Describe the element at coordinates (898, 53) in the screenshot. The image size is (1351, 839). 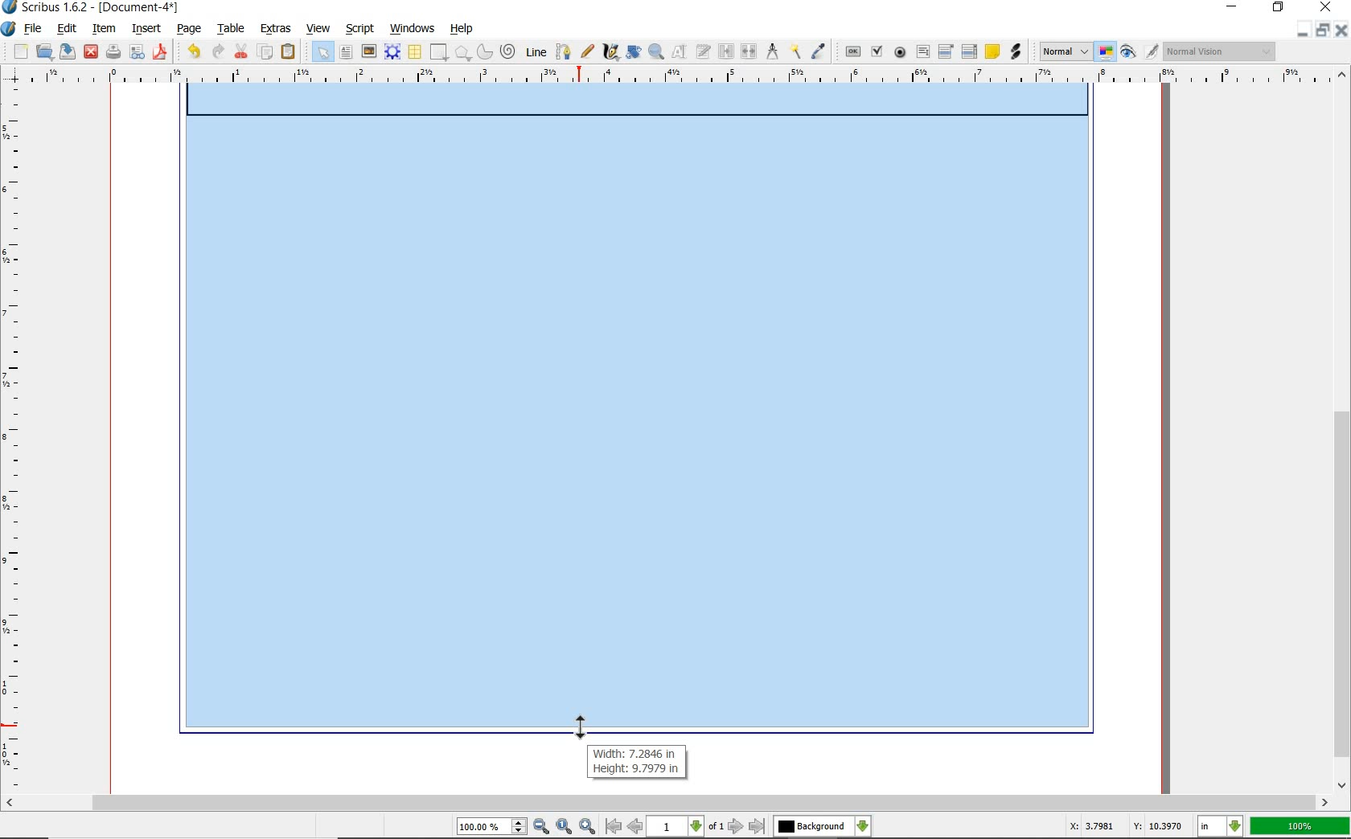
I see `pdf radio button` at that location.